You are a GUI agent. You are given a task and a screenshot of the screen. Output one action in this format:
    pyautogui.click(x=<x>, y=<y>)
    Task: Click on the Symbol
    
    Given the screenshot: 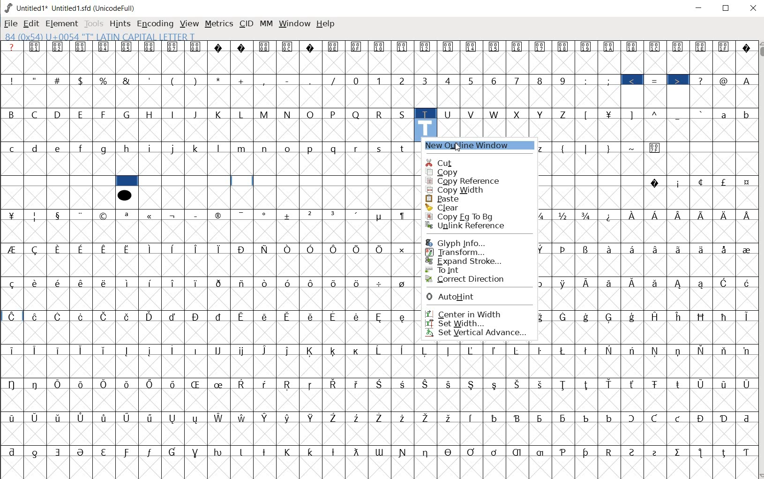 What is the action you would take?
    pyautogui.click(x=610, y=451)
    